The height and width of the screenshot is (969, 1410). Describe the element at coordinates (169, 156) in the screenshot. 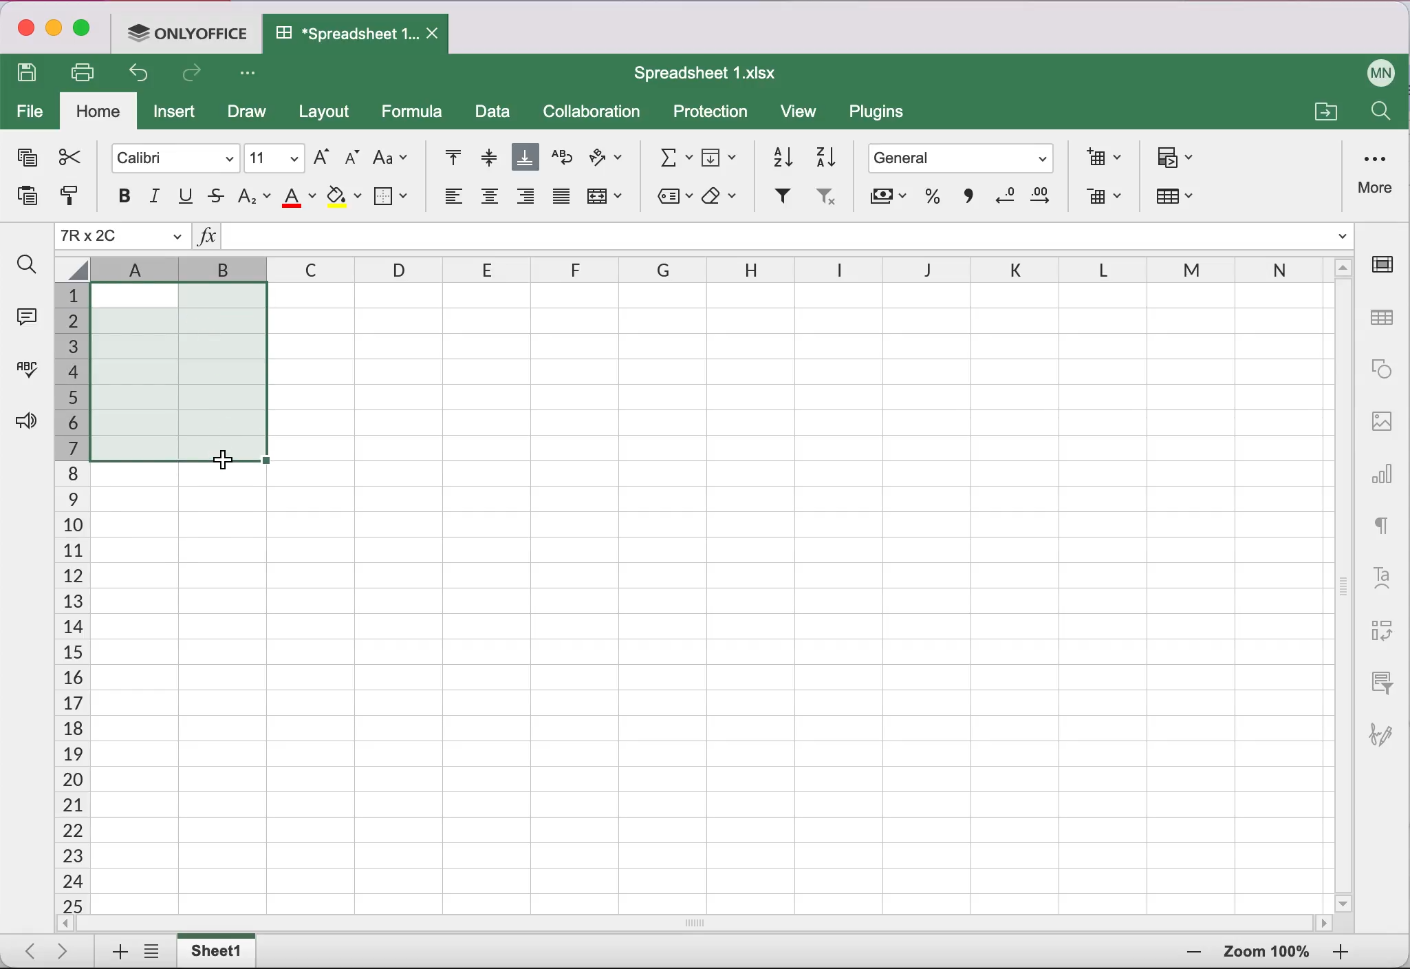

I see `font type calibri` at that location.